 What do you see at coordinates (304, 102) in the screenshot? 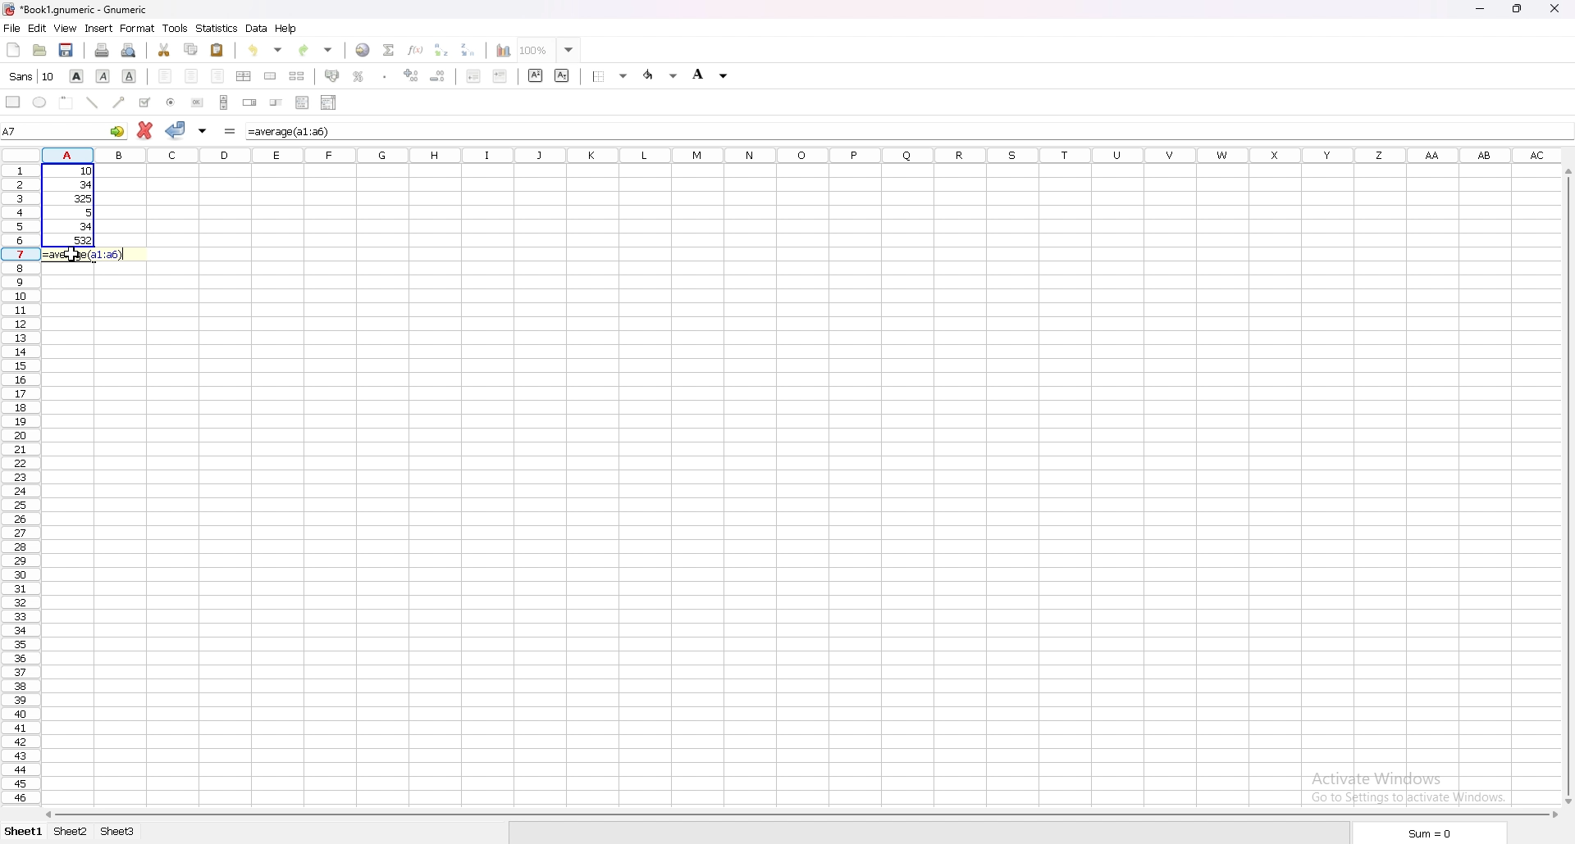
I see `list` at bounding box center [304, 102].